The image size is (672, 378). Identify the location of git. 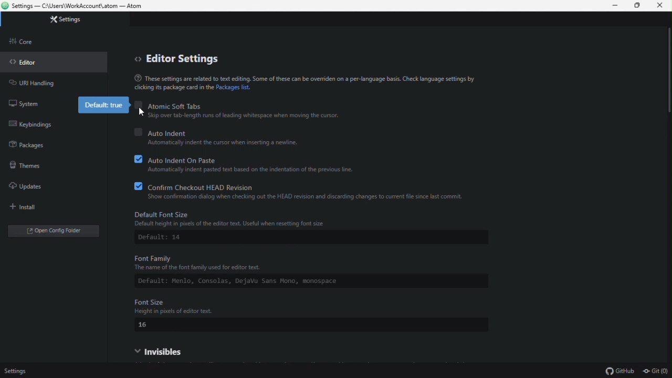
(656, 370).